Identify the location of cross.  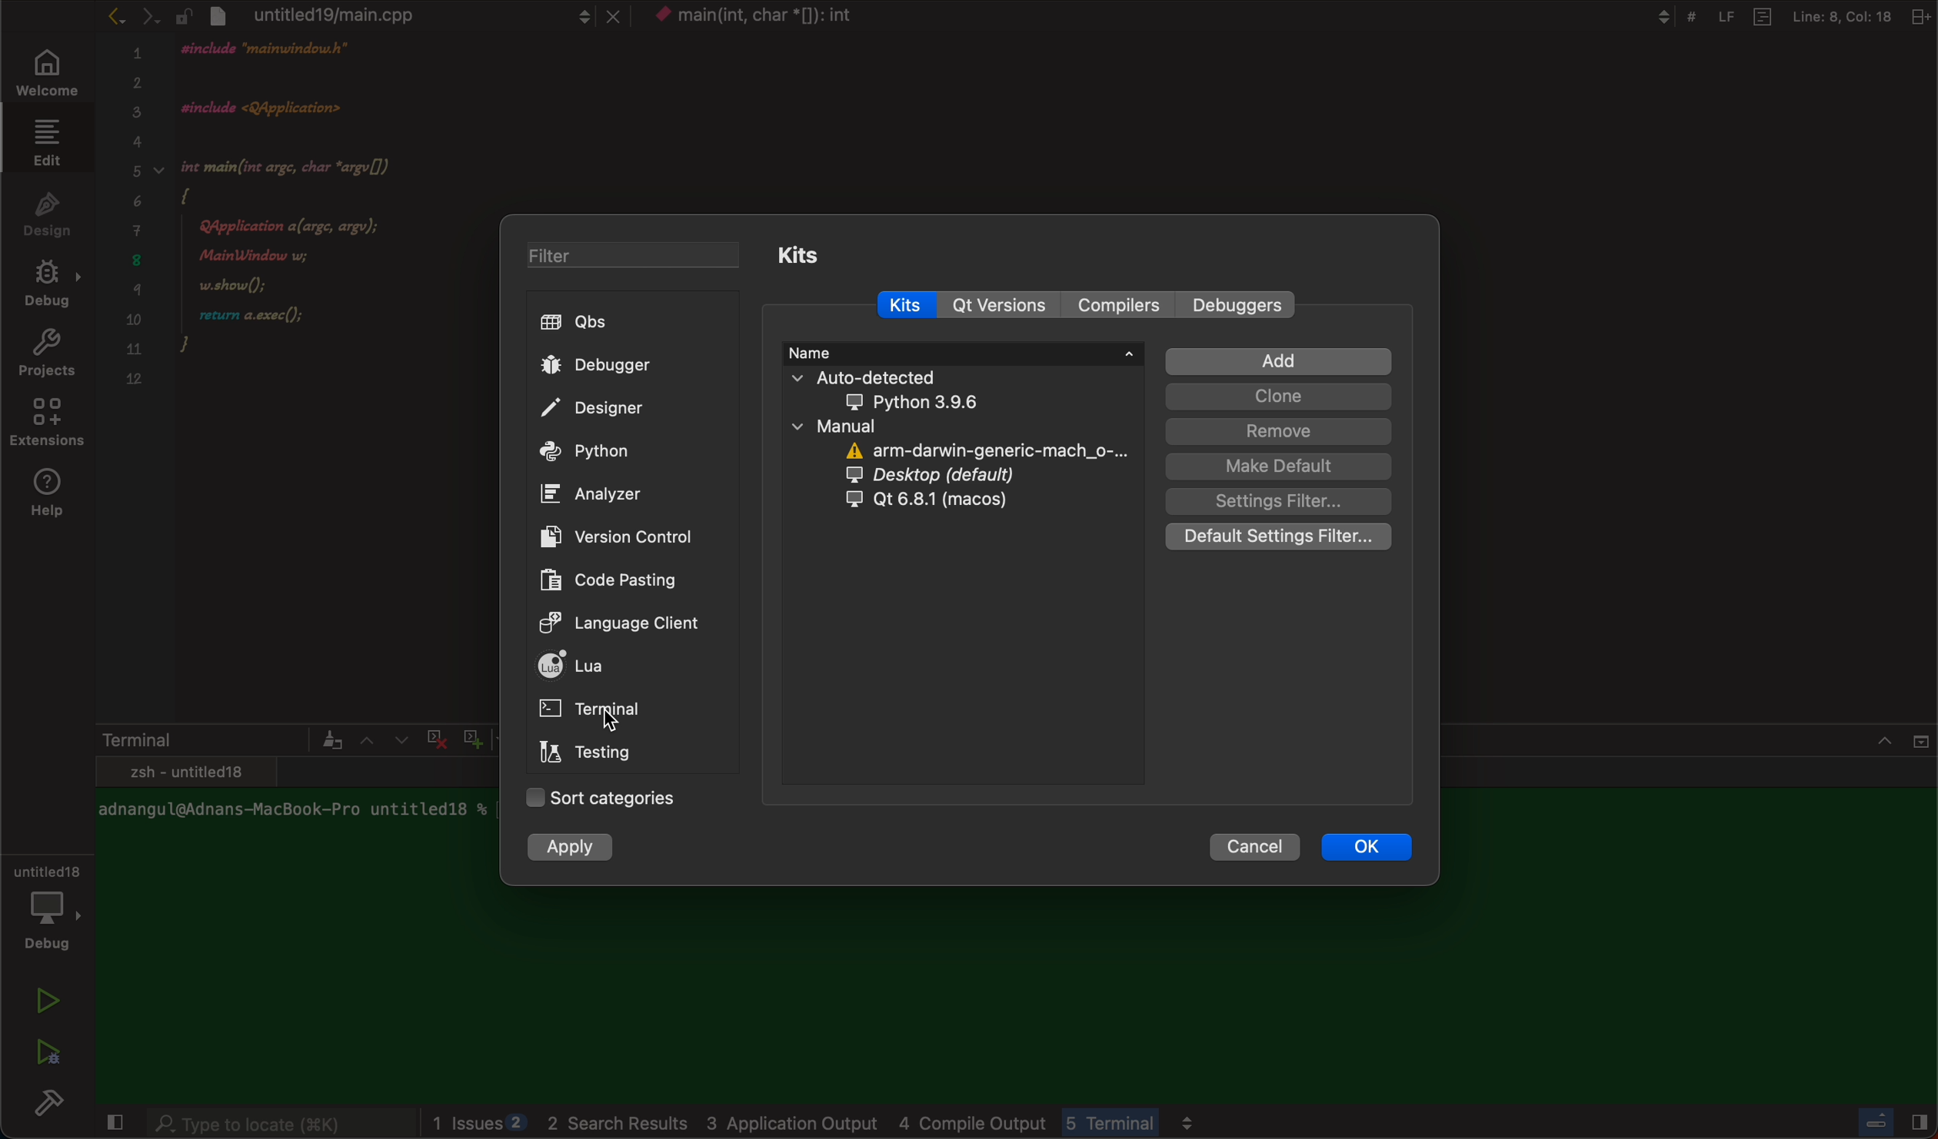
(433, 736).